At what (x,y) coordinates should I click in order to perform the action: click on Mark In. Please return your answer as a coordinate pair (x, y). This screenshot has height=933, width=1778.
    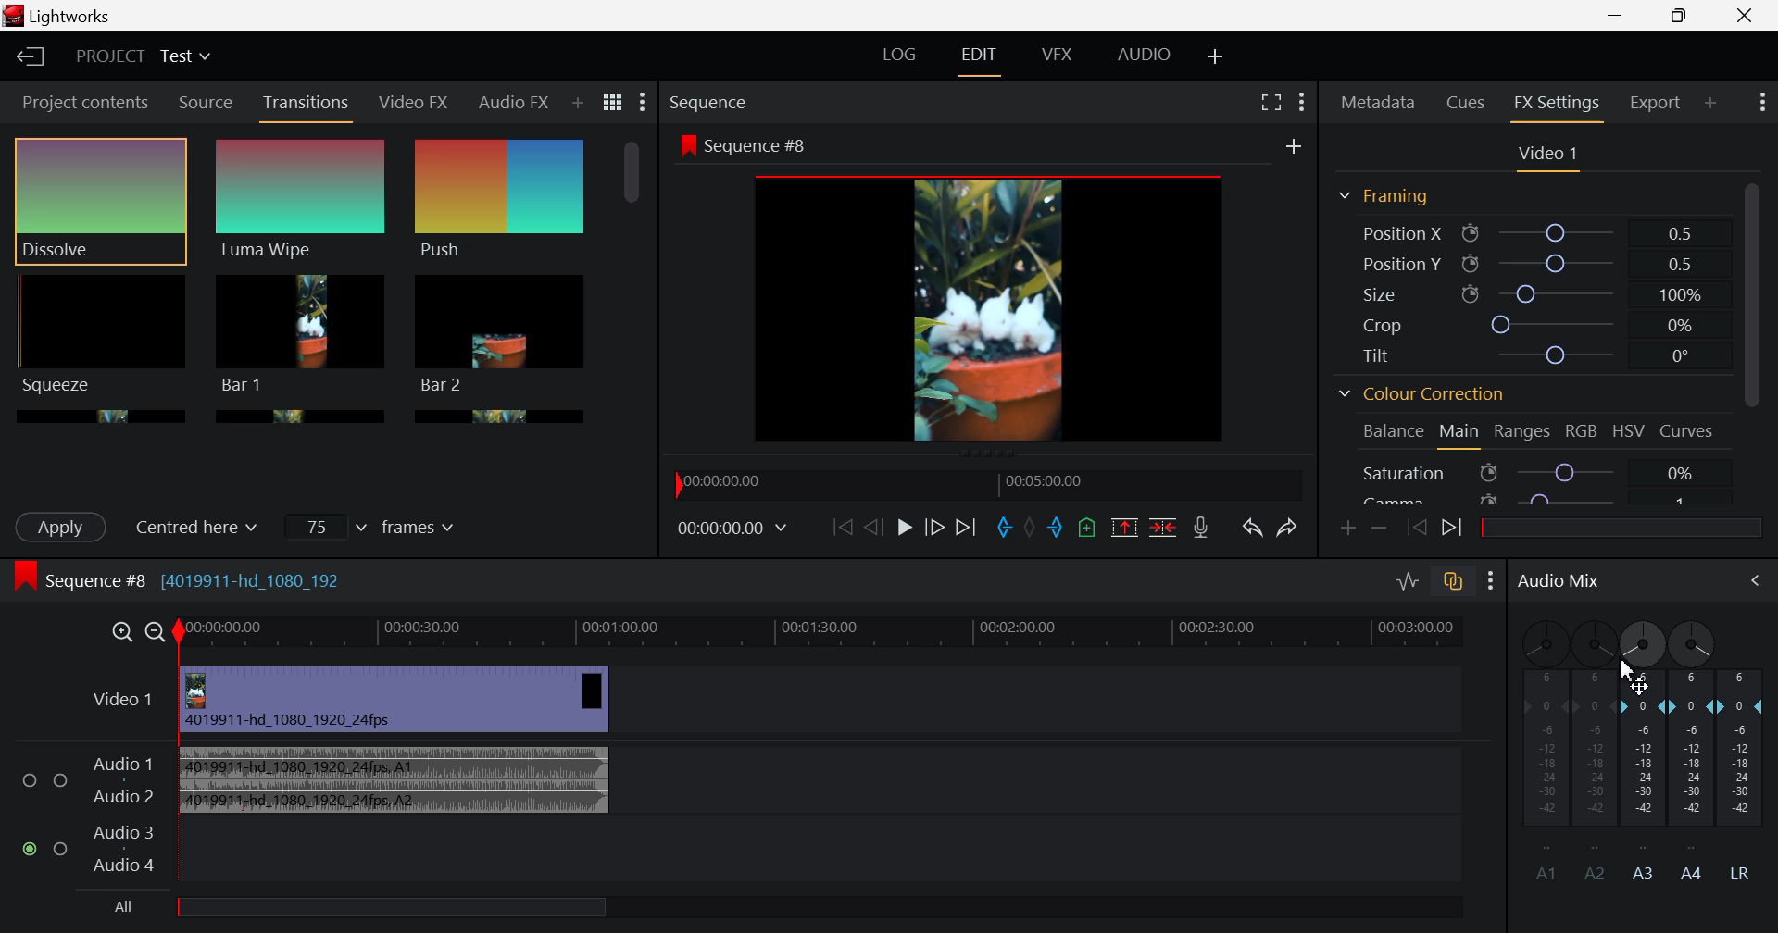
    Looking at the image, I should click on (1005, 529).